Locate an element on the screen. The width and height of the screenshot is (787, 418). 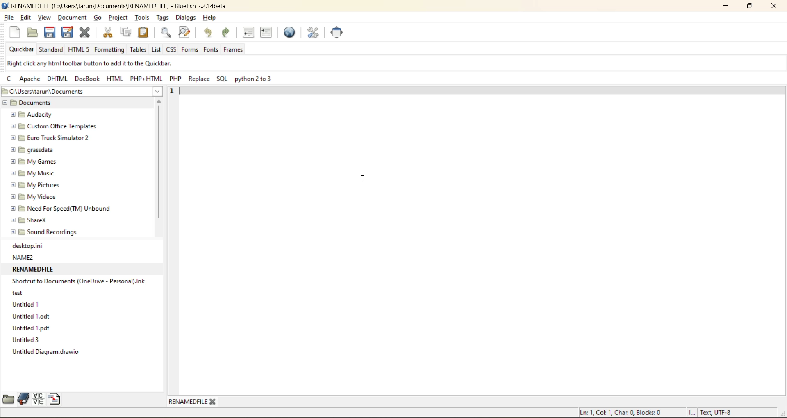
My Videos is located at coordinates (35, 198).